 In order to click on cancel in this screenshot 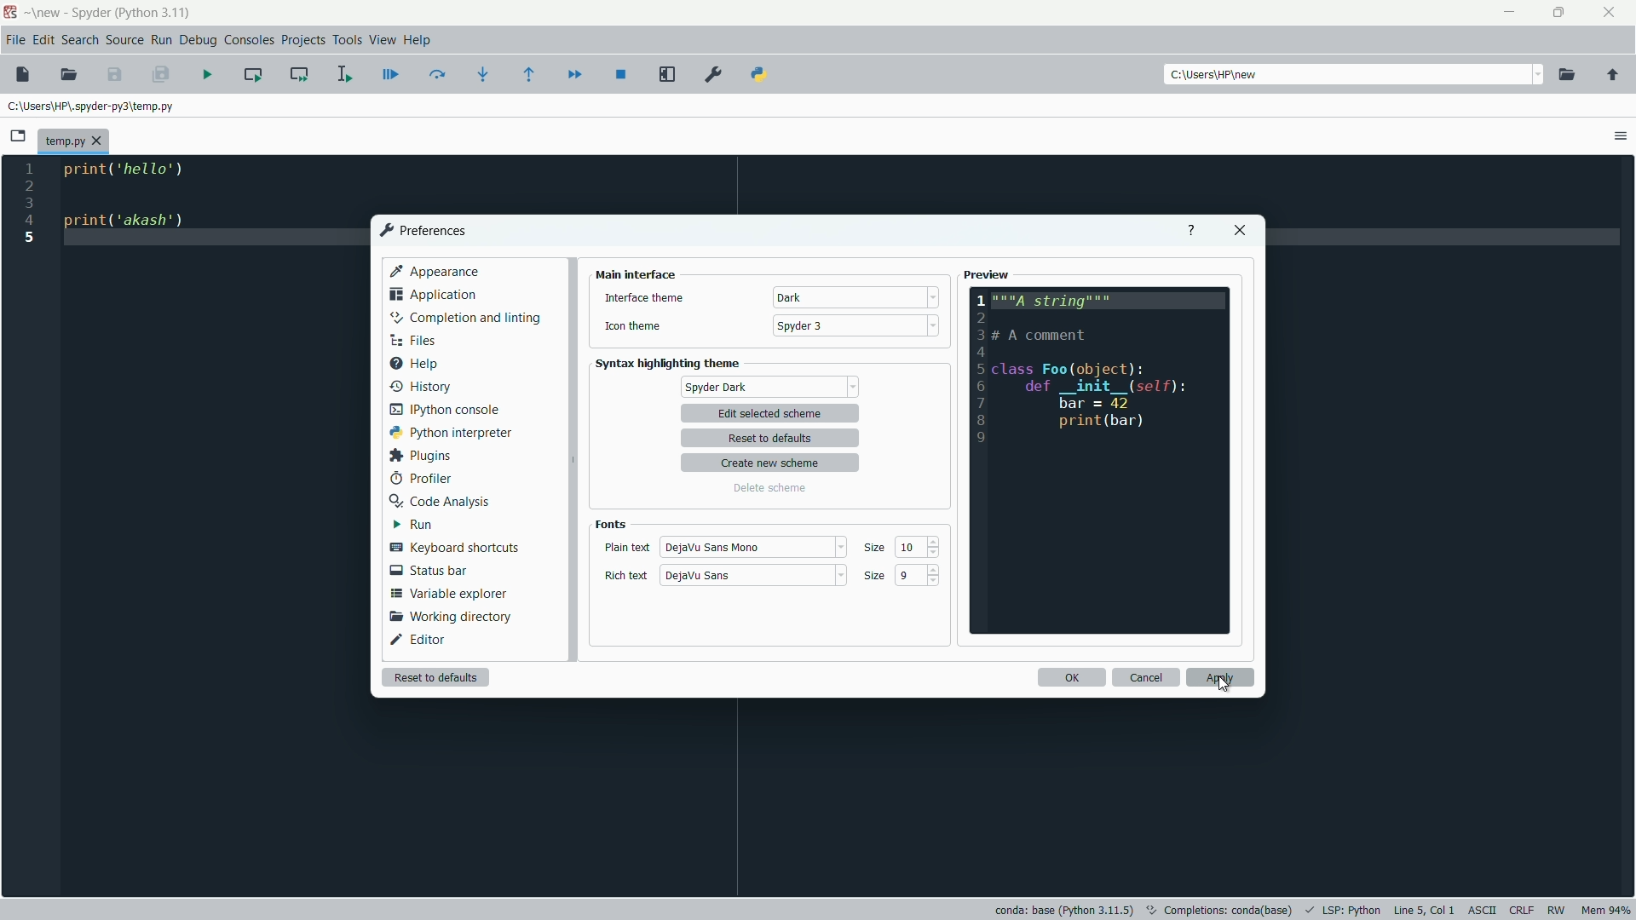, I will do `click(1146, 678)`.